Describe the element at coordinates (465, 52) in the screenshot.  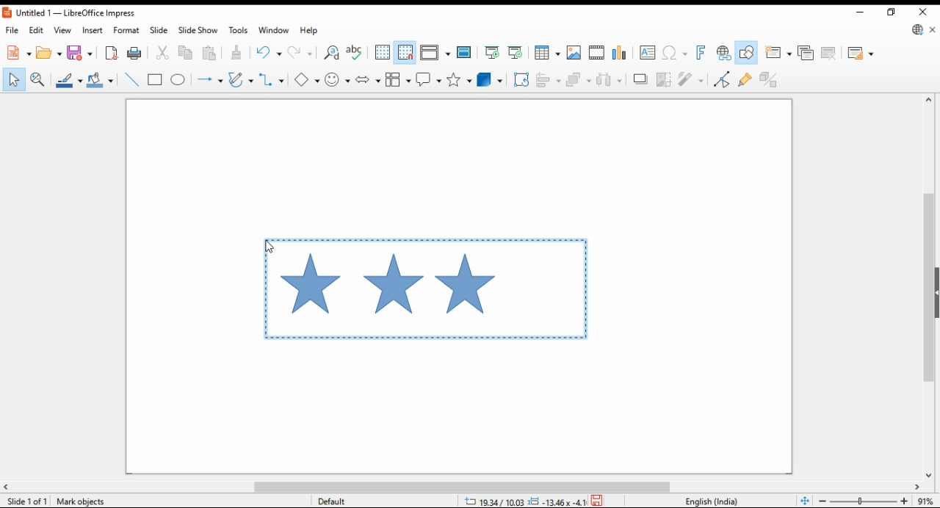
I see `master slide` at that location.